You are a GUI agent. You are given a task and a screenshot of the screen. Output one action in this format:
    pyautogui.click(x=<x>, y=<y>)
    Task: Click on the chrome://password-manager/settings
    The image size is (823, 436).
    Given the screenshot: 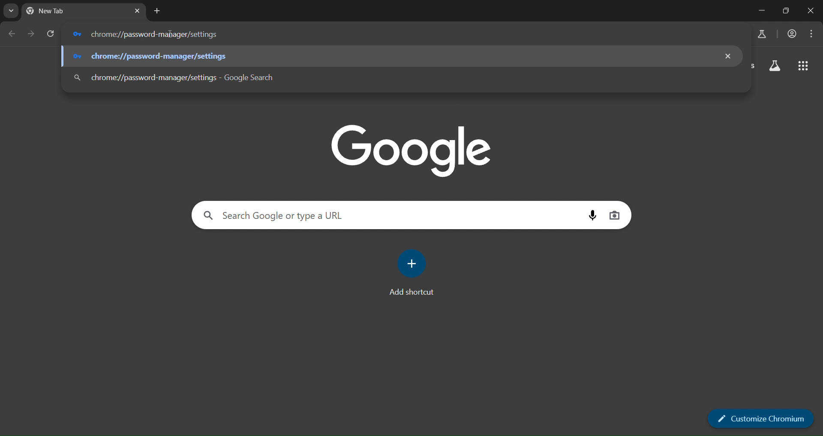 What is the action you would take?
    pyautogui.click(x=399, y=33)
    